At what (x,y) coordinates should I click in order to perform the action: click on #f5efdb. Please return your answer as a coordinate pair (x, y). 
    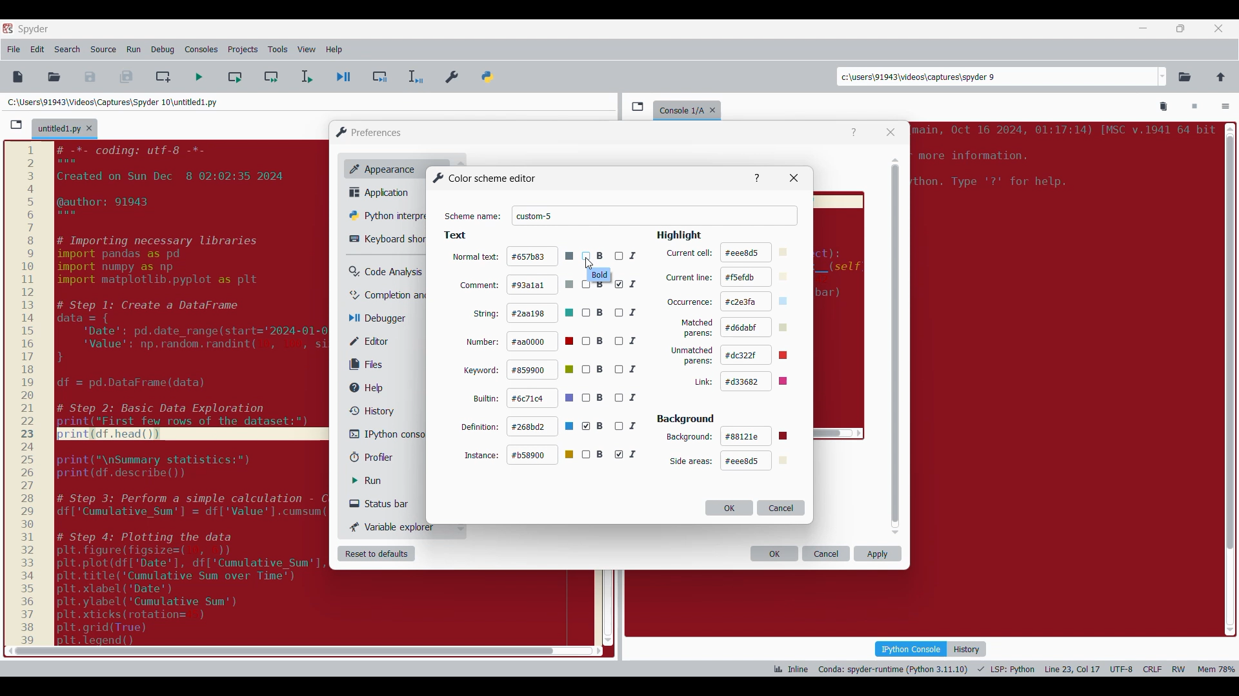
    Looking at the image, I should click on (756, 277).